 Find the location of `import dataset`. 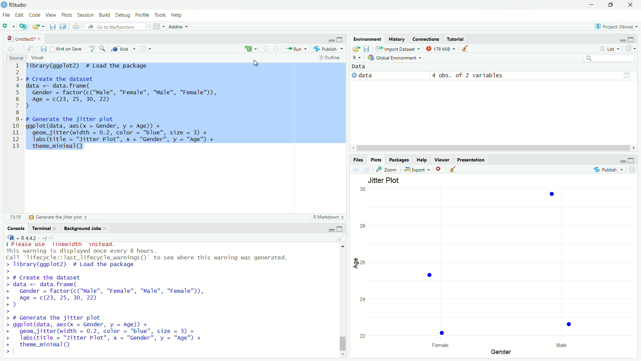

import dataset is located at coordinates (398, 48).